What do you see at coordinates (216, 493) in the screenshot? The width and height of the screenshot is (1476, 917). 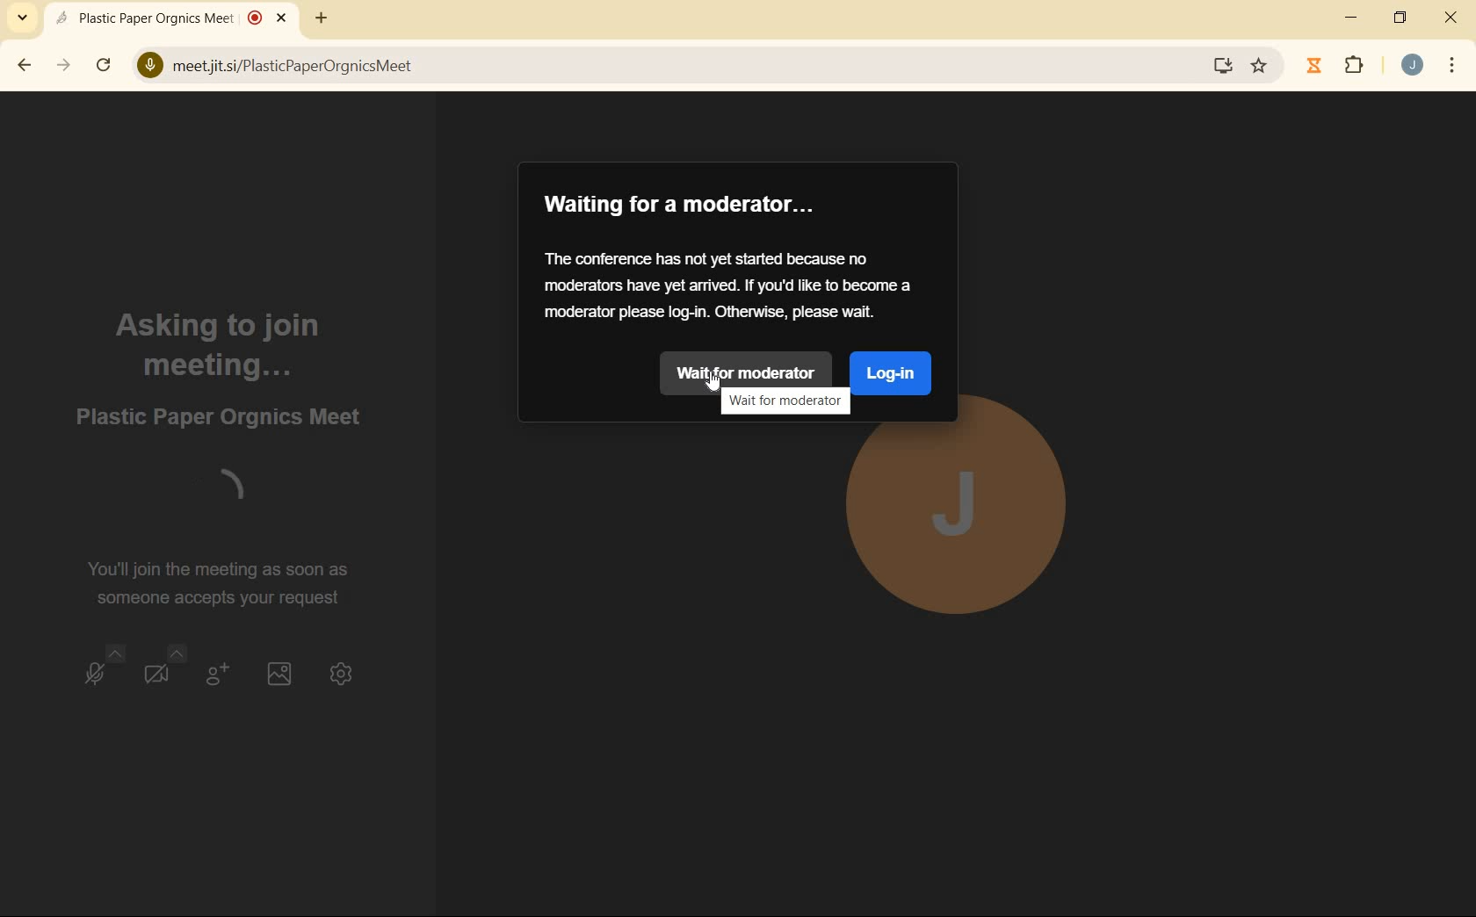 I see `Loading` at bounding box center [216, 493].